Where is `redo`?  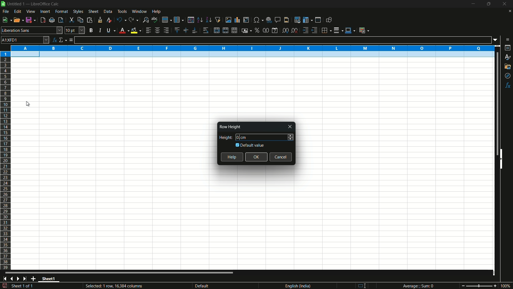
redo is located at coordinates (134, 20).